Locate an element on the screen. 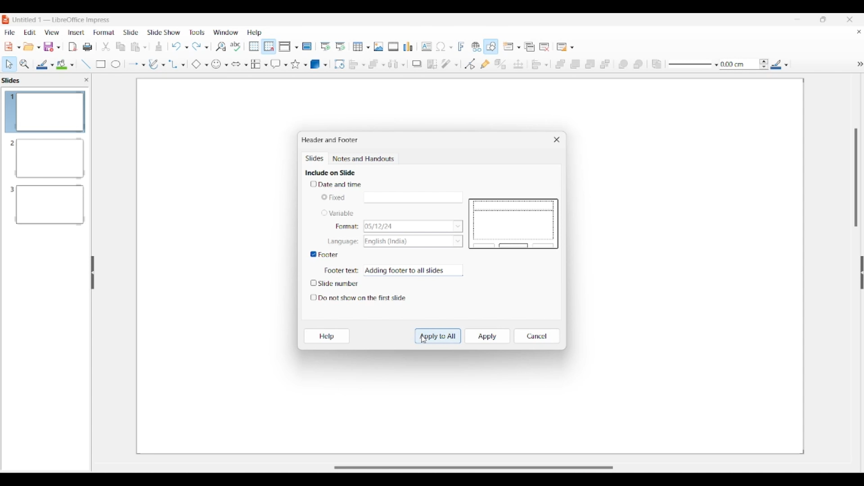 The image size is (864, 486). Edit menu is located at coordinates (30, 32).